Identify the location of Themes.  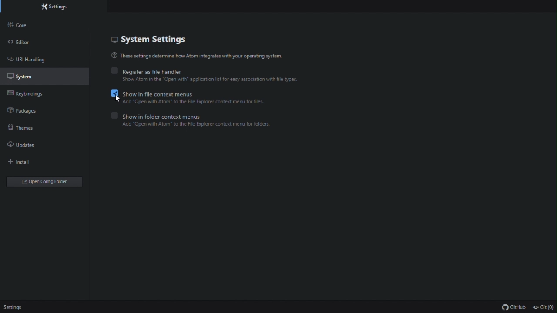
(28, 128).